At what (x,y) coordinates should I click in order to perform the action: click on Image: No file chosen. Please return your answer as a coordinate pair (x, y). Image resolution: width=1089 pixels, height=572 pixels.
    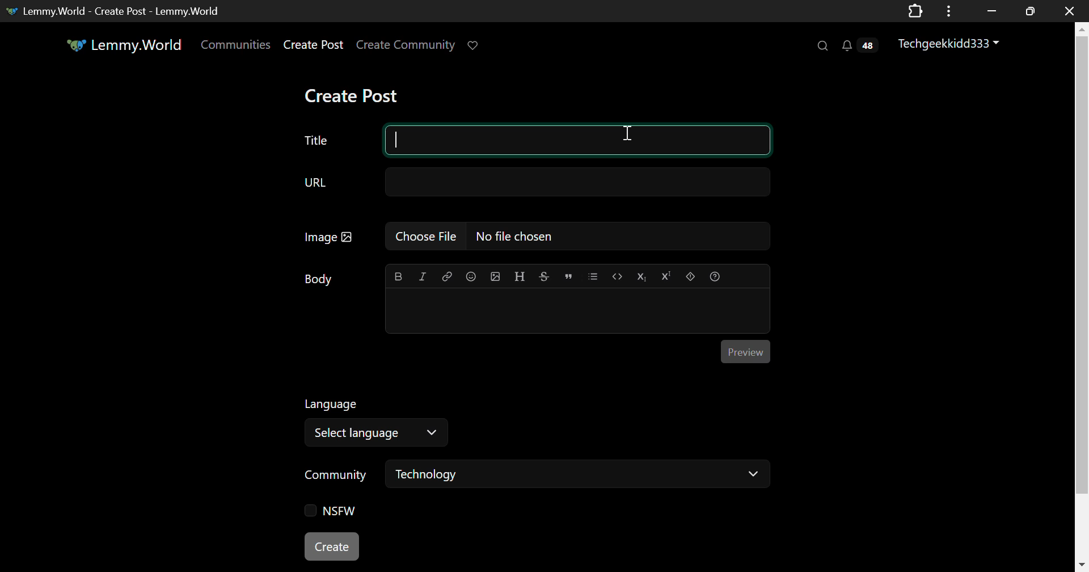
    Looking at the image, I should click on (544, 236).